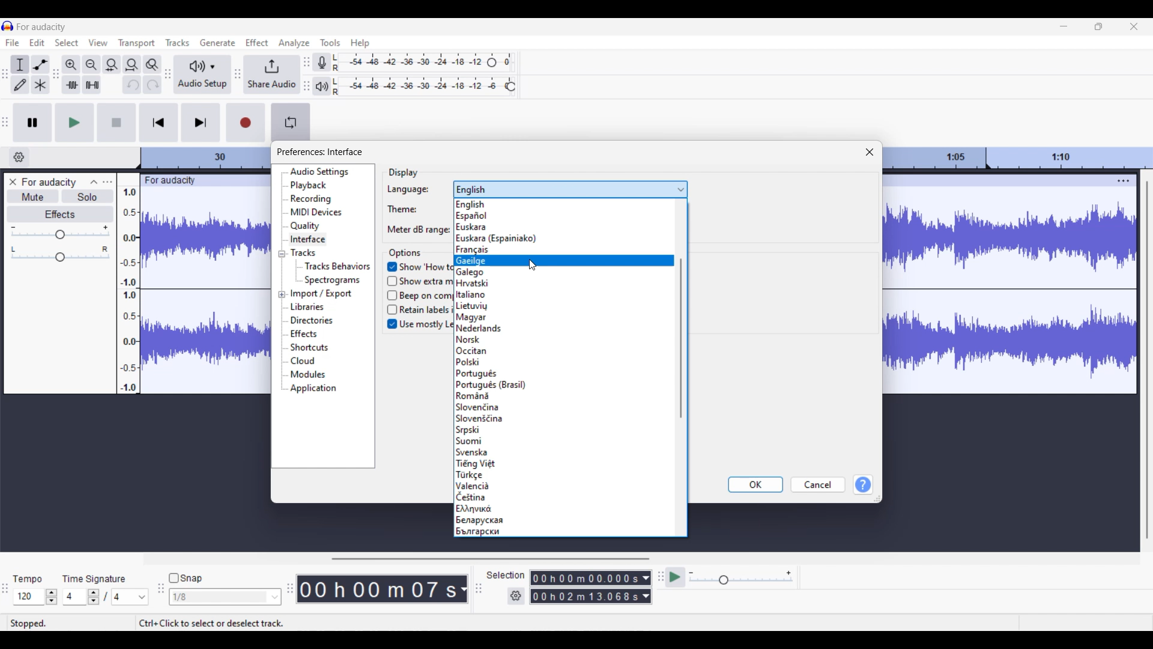 This screenshot has height=649, width=1153. What do you see at coordinates (320, 152) in the screenshot?
I see `preferences interface` at bounding box center [320, 152].